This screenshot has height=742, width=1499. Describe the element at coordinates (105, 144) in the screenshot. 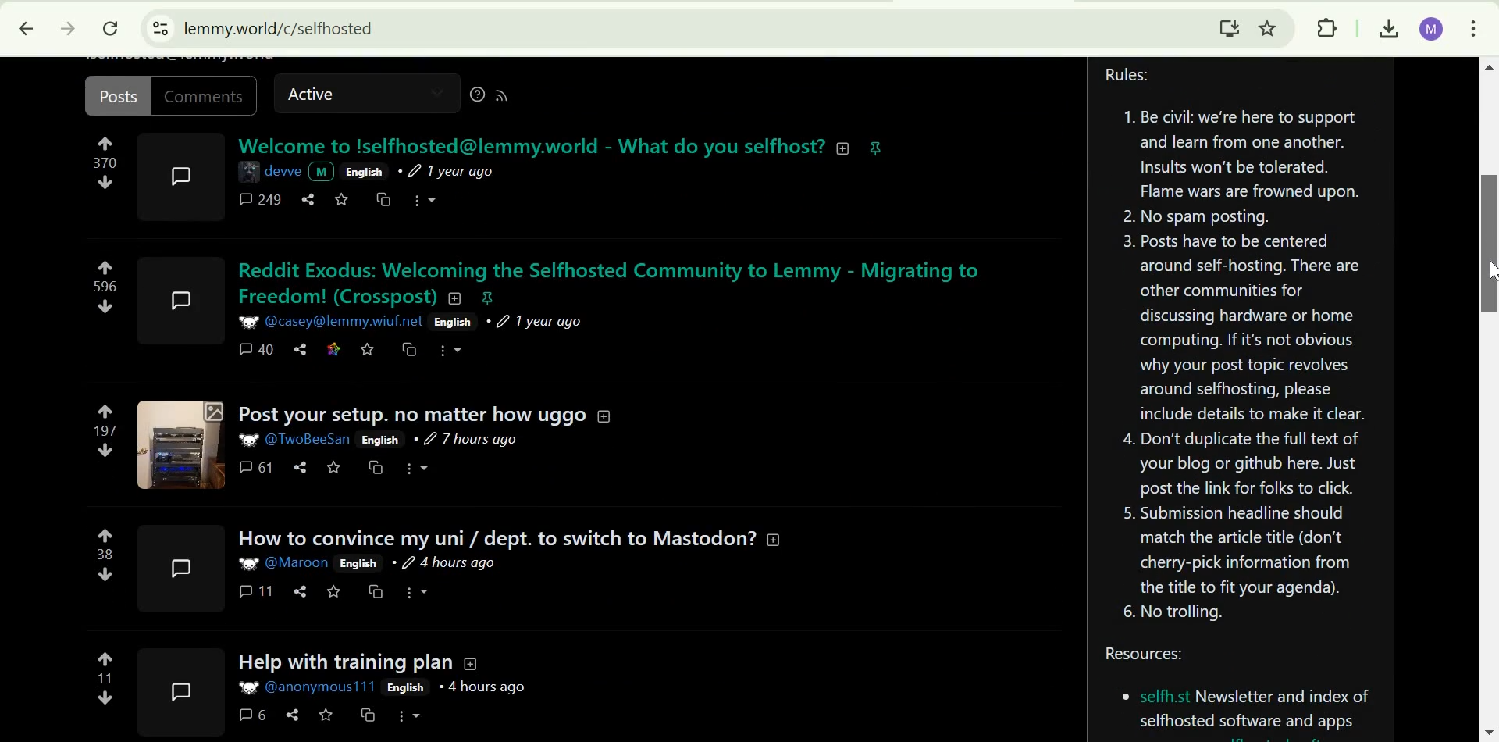

I see `upvote` at that location.